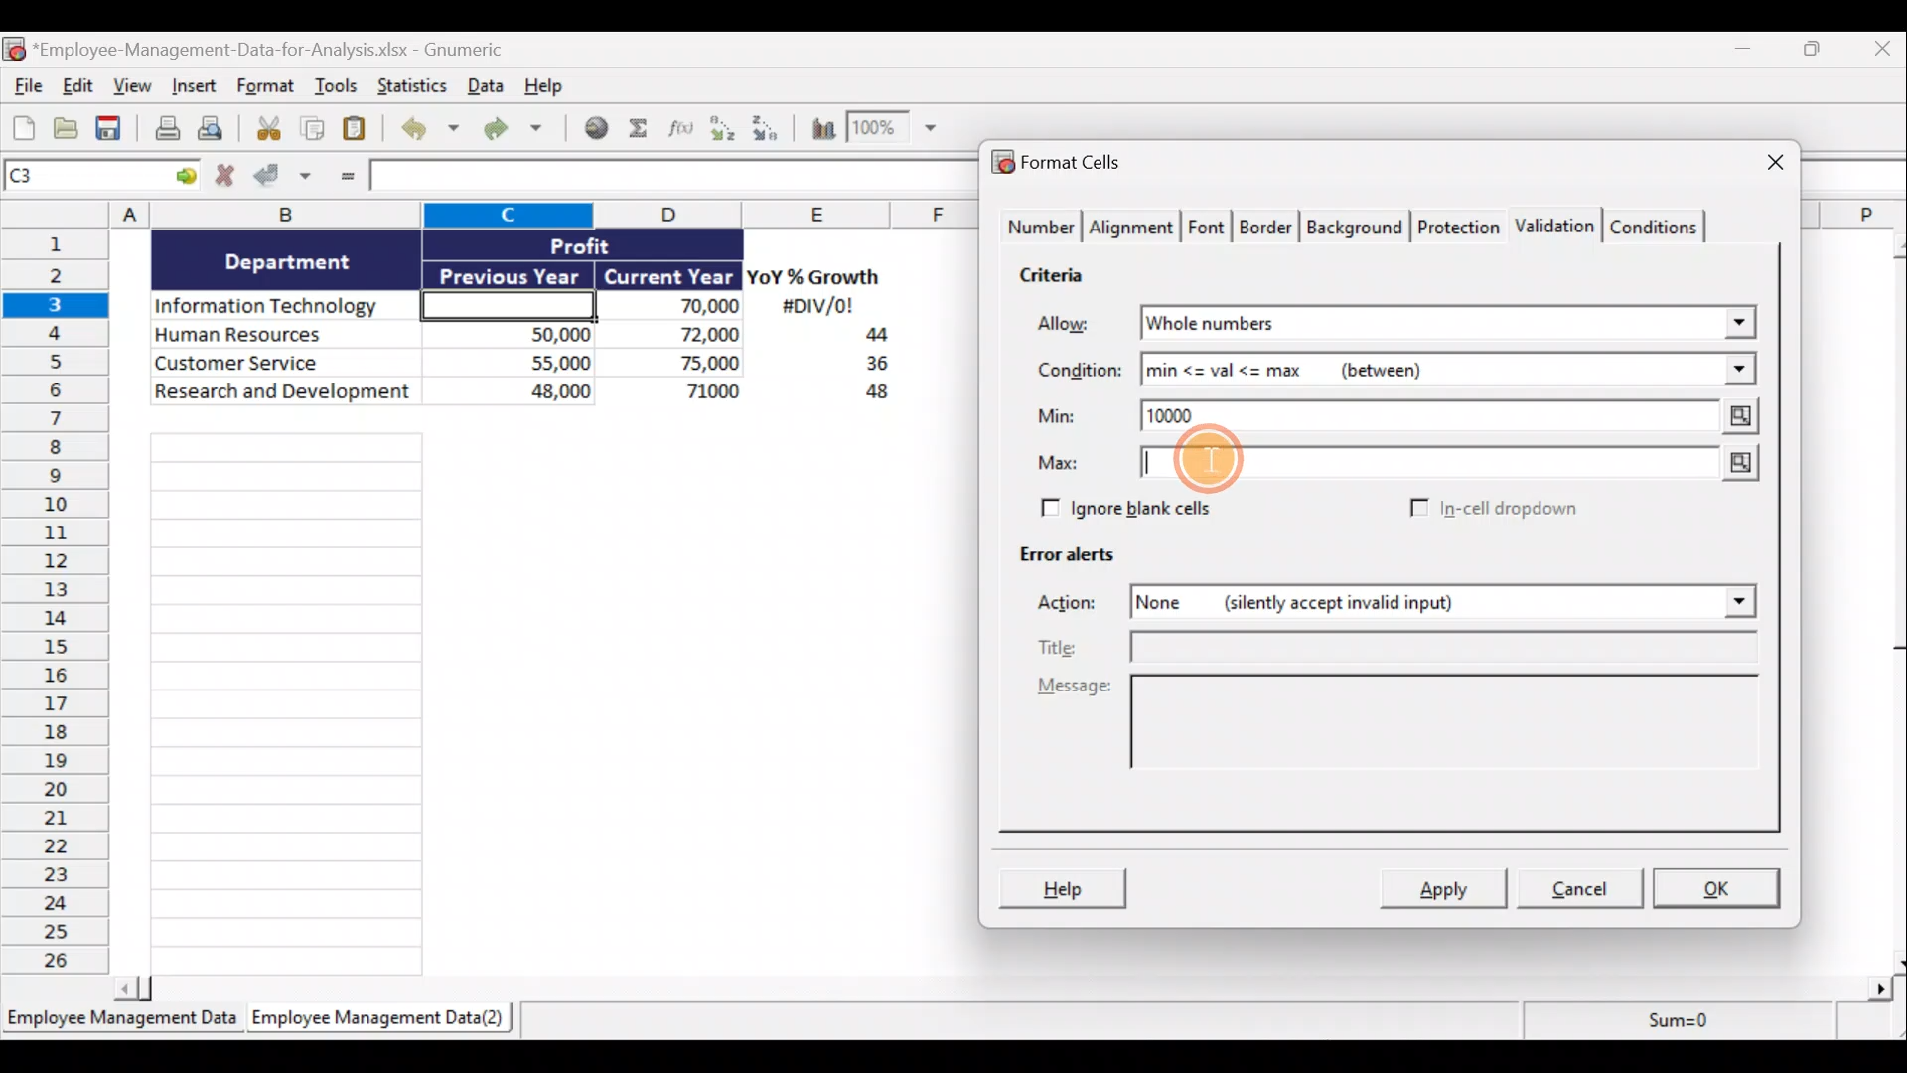 This screenshot has height=1073, width=1907. Describe the element at coordinates (865, 337) in the screenshot. I see `44` at that location.